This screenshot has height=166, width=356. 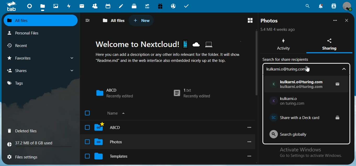 I want to click on check box, so click(x=88, y=113).